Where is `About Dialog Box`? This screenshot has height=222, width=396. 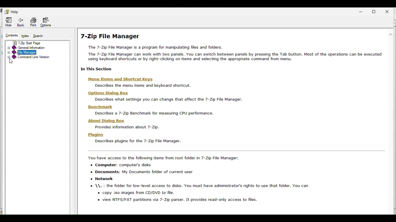
About Dialog Box is located at coordinates (107, 121).